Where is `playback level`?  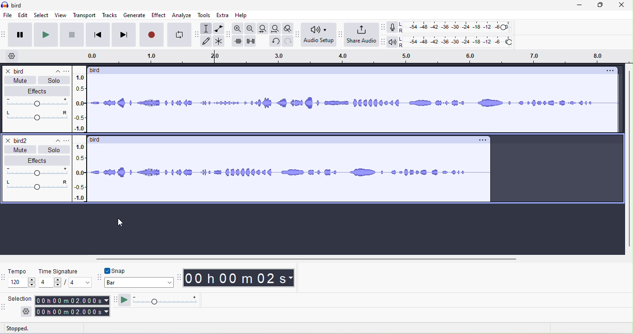 playback level is located at coordinates (458, 42).